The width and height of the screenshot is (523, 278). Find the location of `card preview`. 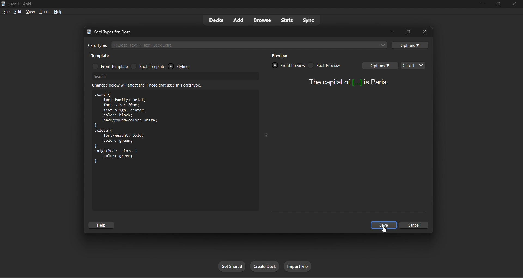

card preview is located at coordinates (348, 85).